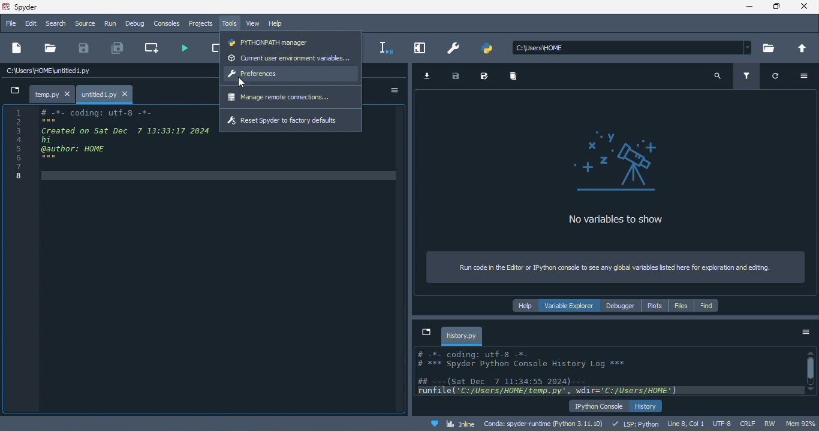 The image size is (819, 432). Describe the element at coordinates (633, 48) in the screenshot. I see `c\users\home` at that location.